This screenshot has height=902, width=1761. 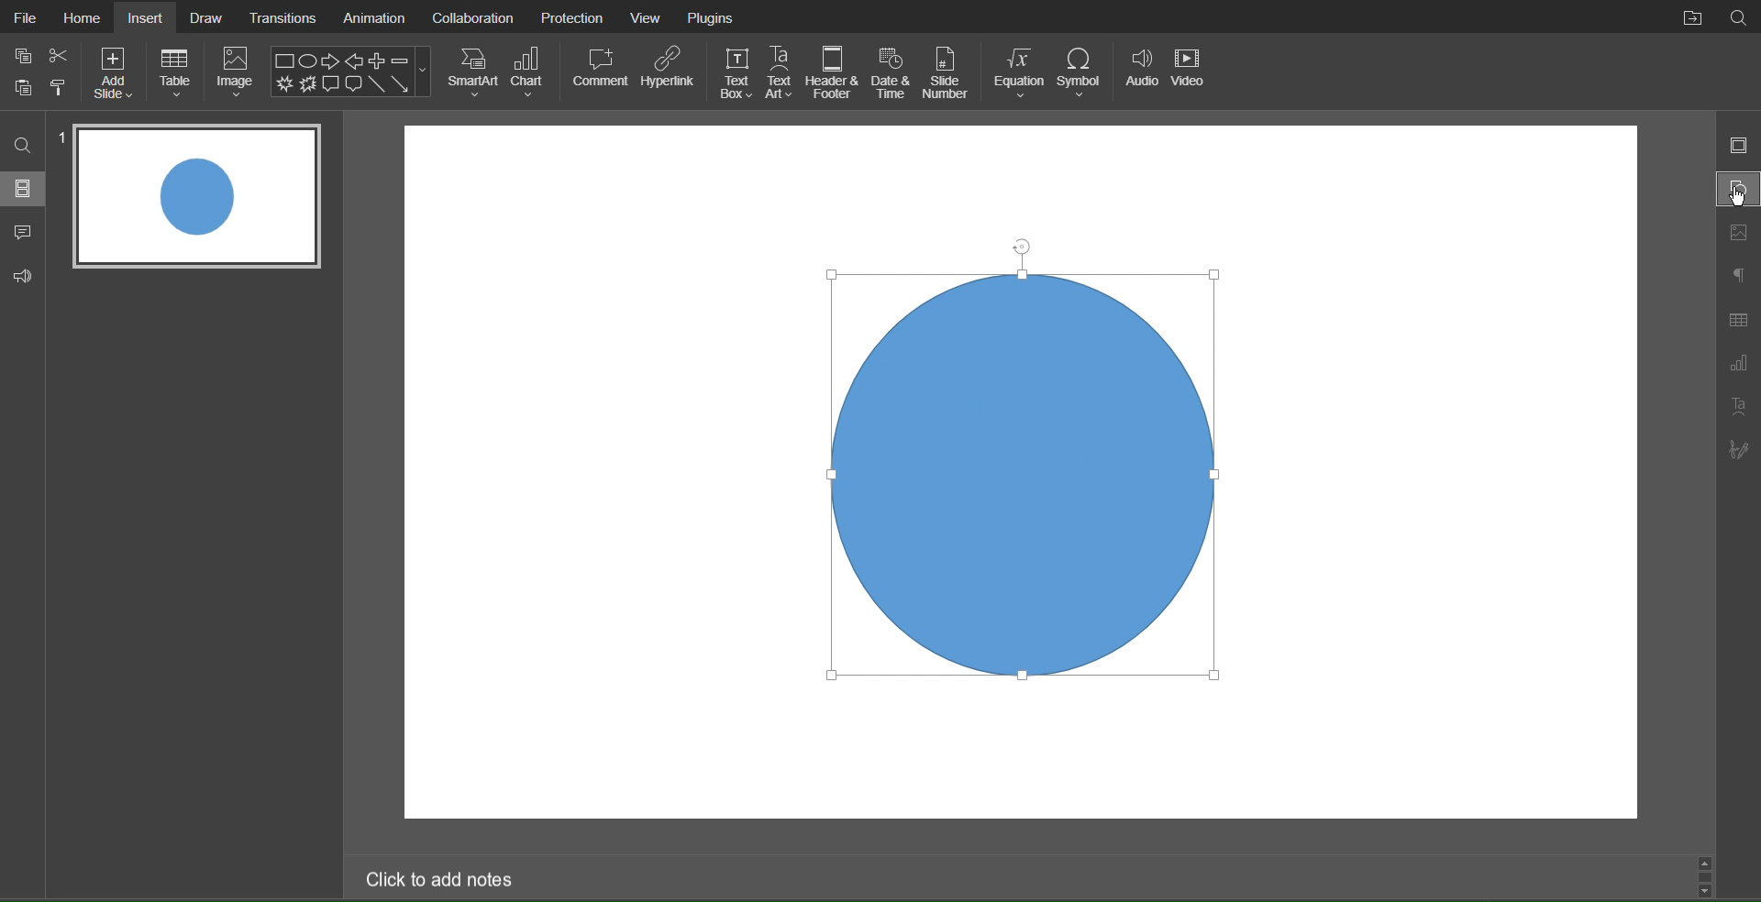 I want to click on cut, so click(x=55, y=53).